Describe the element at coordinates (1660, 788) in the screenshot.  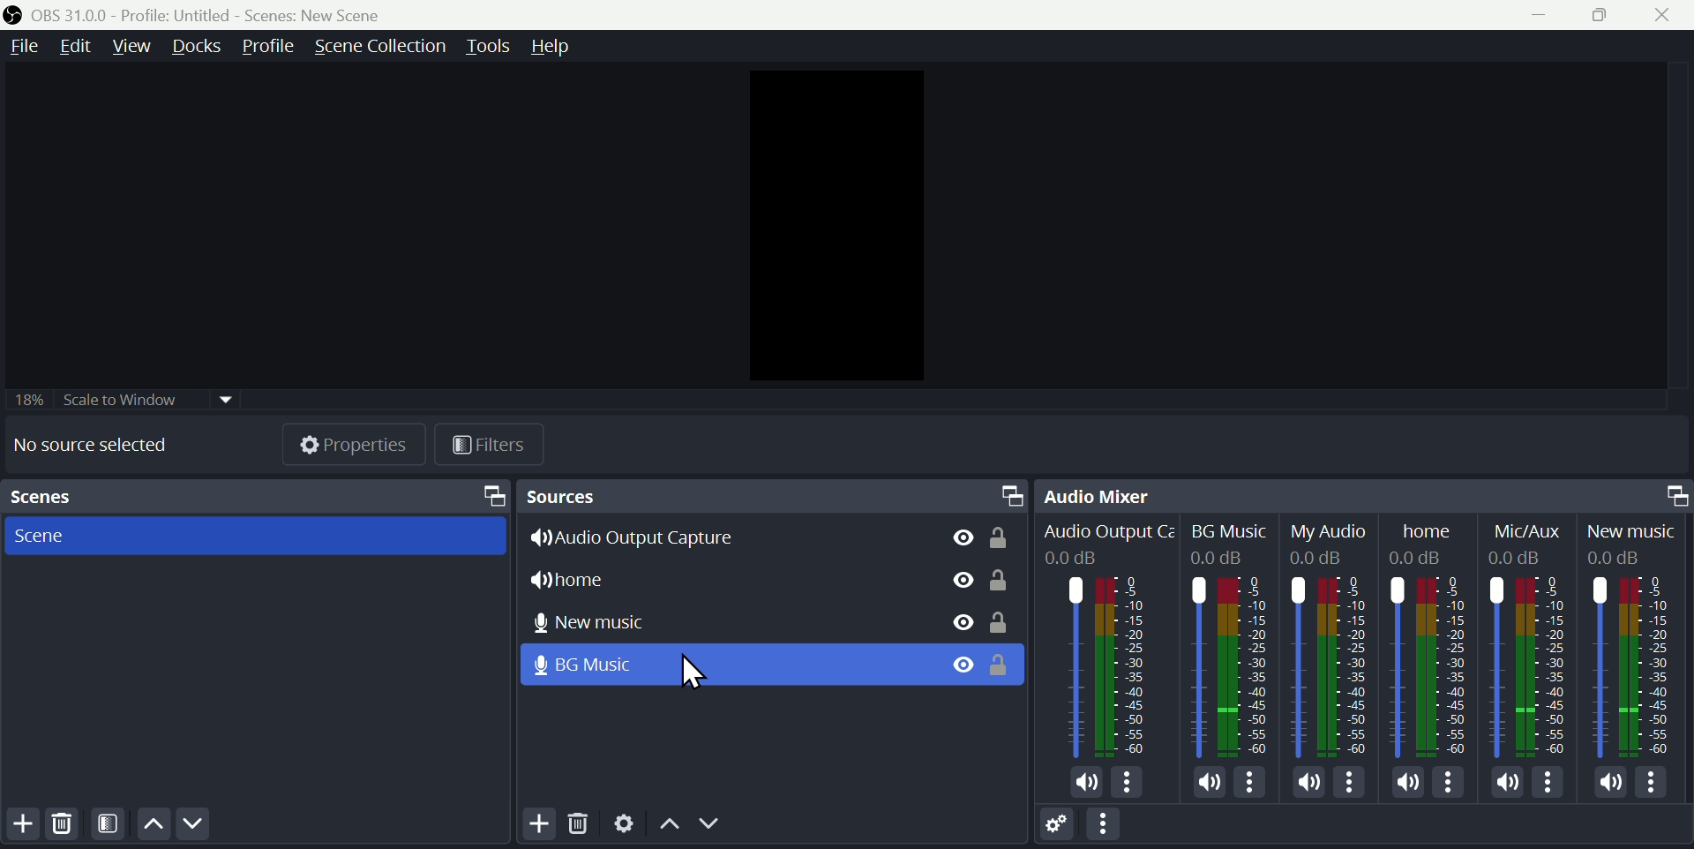
I see `More` at that location.